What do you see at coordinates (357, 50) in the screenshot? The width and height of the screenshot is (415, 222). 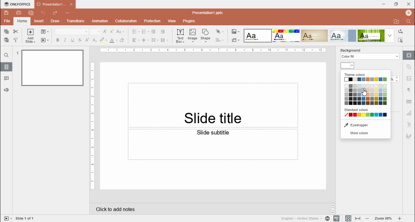 I see `Background` at bounding box center [357, 50].